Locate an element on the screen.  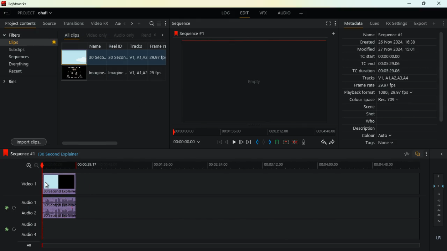
layers is located at coordinates (438, 199).